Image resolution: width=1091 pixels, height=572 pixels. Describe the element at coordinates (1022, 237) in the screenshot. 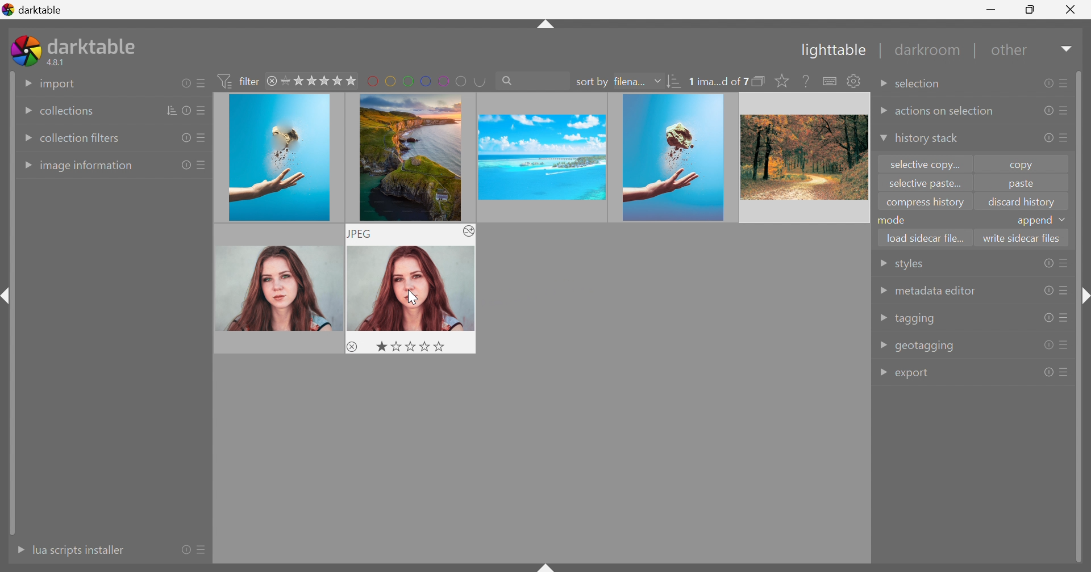

I see `write sidecar files` at that location.